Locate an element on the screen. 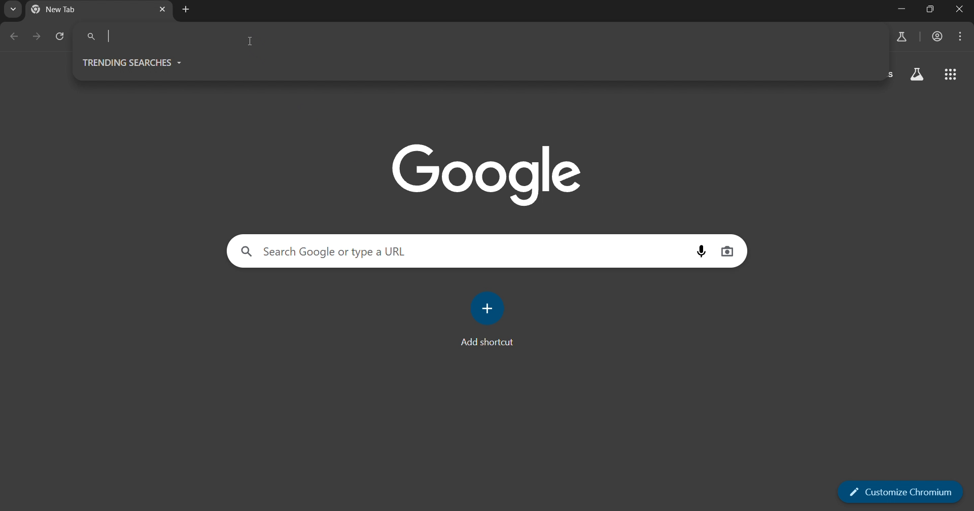  Search Google or type a URL is located at coordinates (327, 250).